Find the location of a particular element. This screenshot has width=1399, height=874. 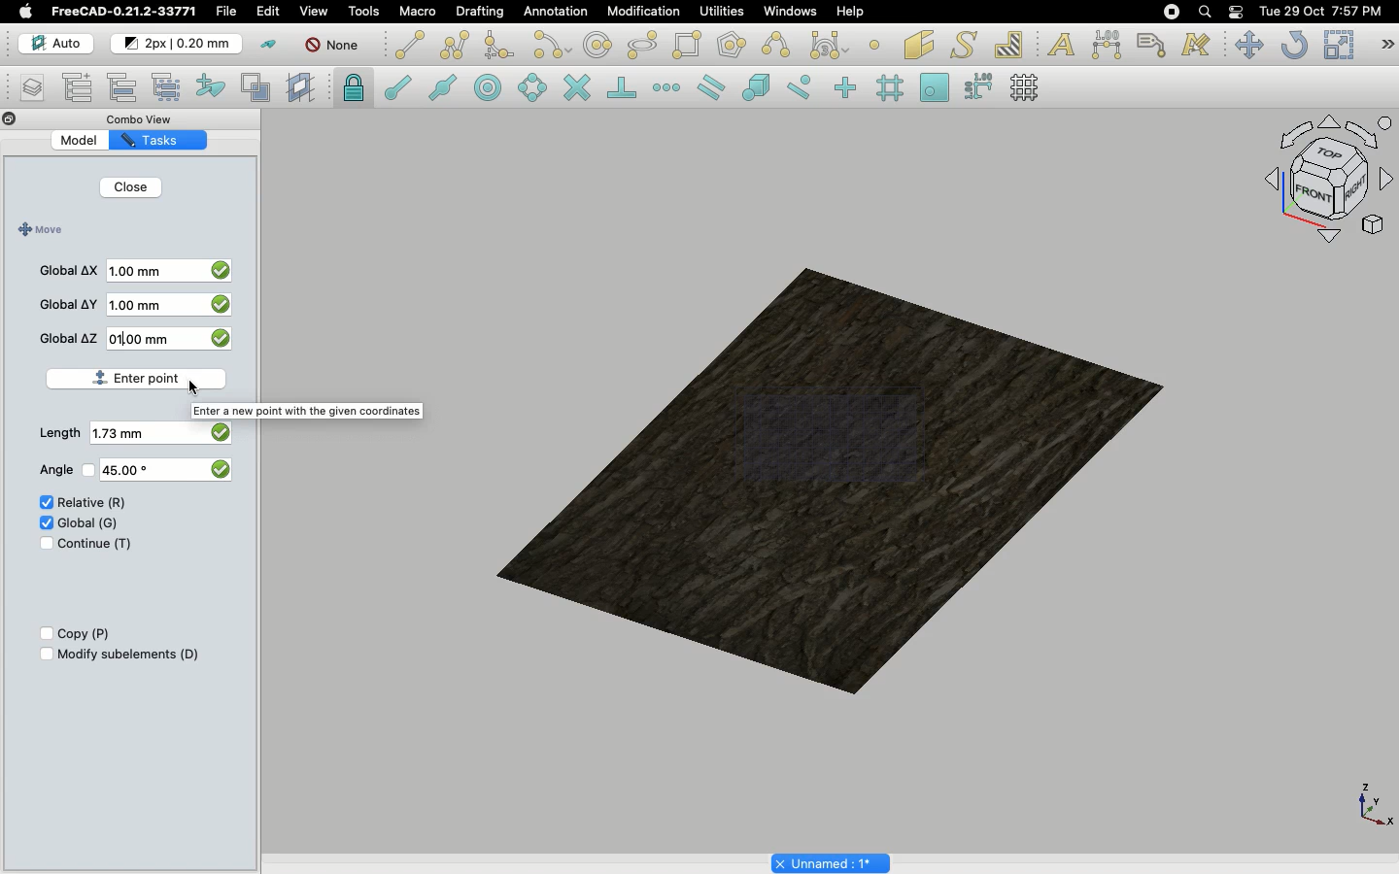

checkbox is located at coordinates (219, 430).